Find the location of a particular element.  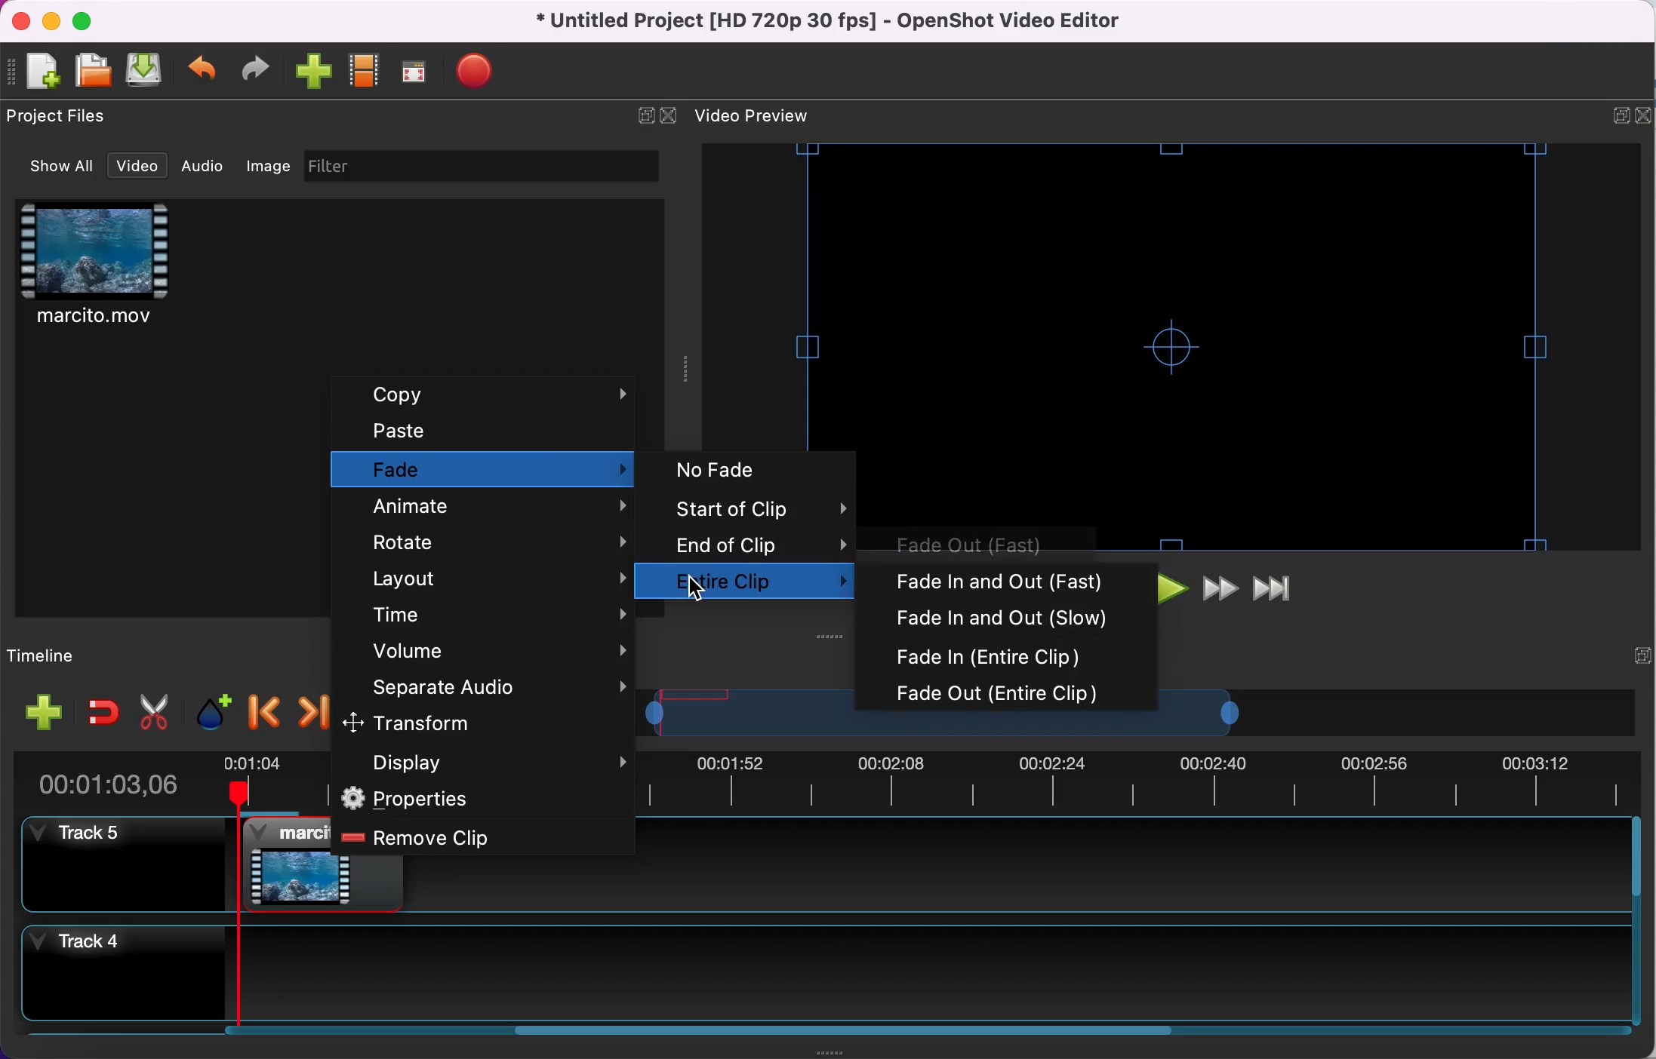

timeline is located at coordinates (63, 657).